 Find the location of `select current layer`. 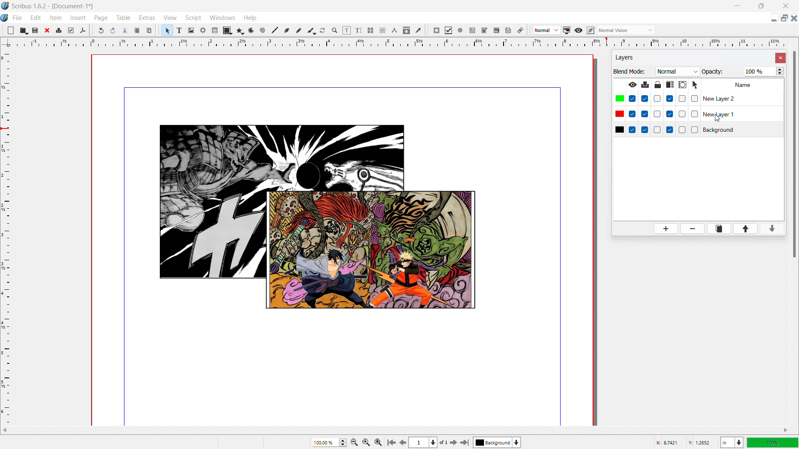

select current layer is located at coordinates (497, 442).